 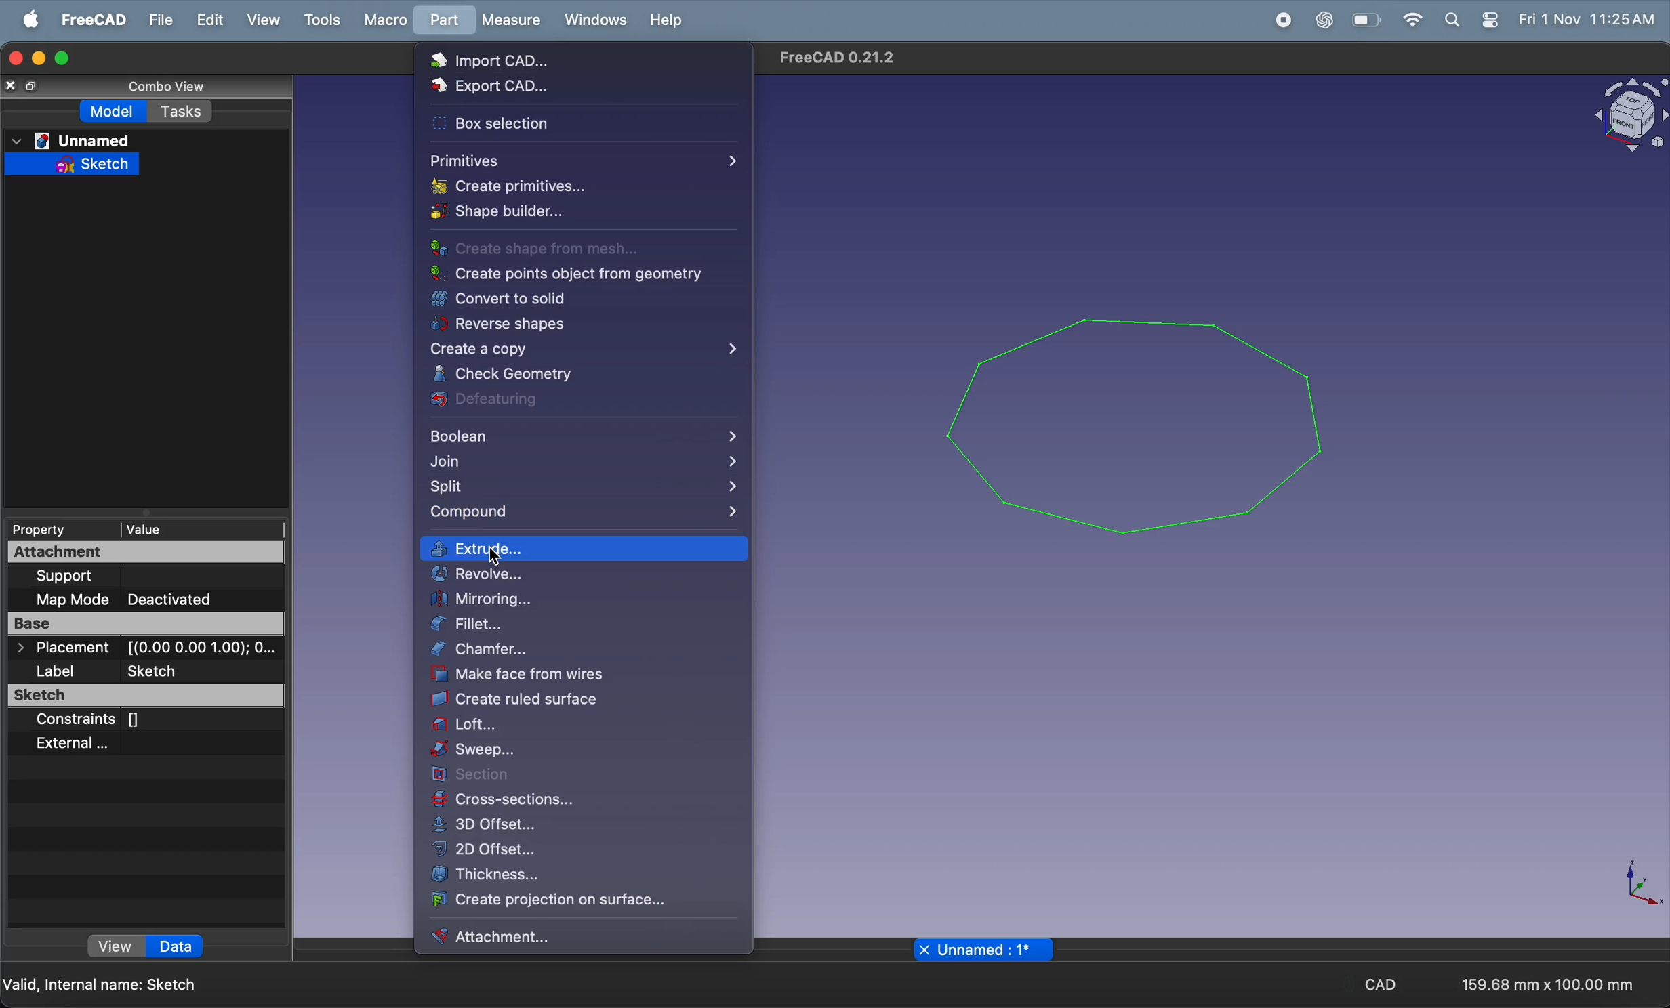 I want to click on chamfer, so click(x=558, y=652).